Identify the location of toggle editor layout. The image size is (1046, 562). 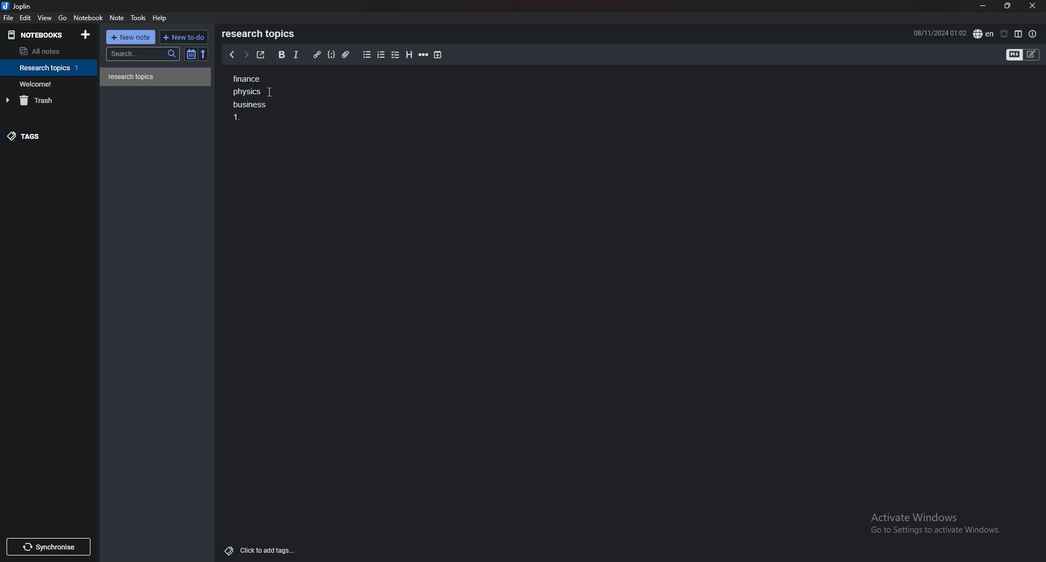
(1018, 34).